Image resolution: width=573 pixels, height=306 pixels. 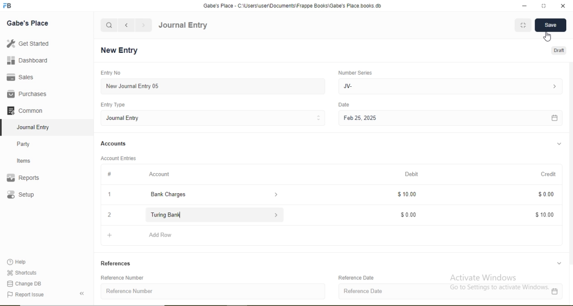 I want to click on Reference Date, so click(x=450, y=292).